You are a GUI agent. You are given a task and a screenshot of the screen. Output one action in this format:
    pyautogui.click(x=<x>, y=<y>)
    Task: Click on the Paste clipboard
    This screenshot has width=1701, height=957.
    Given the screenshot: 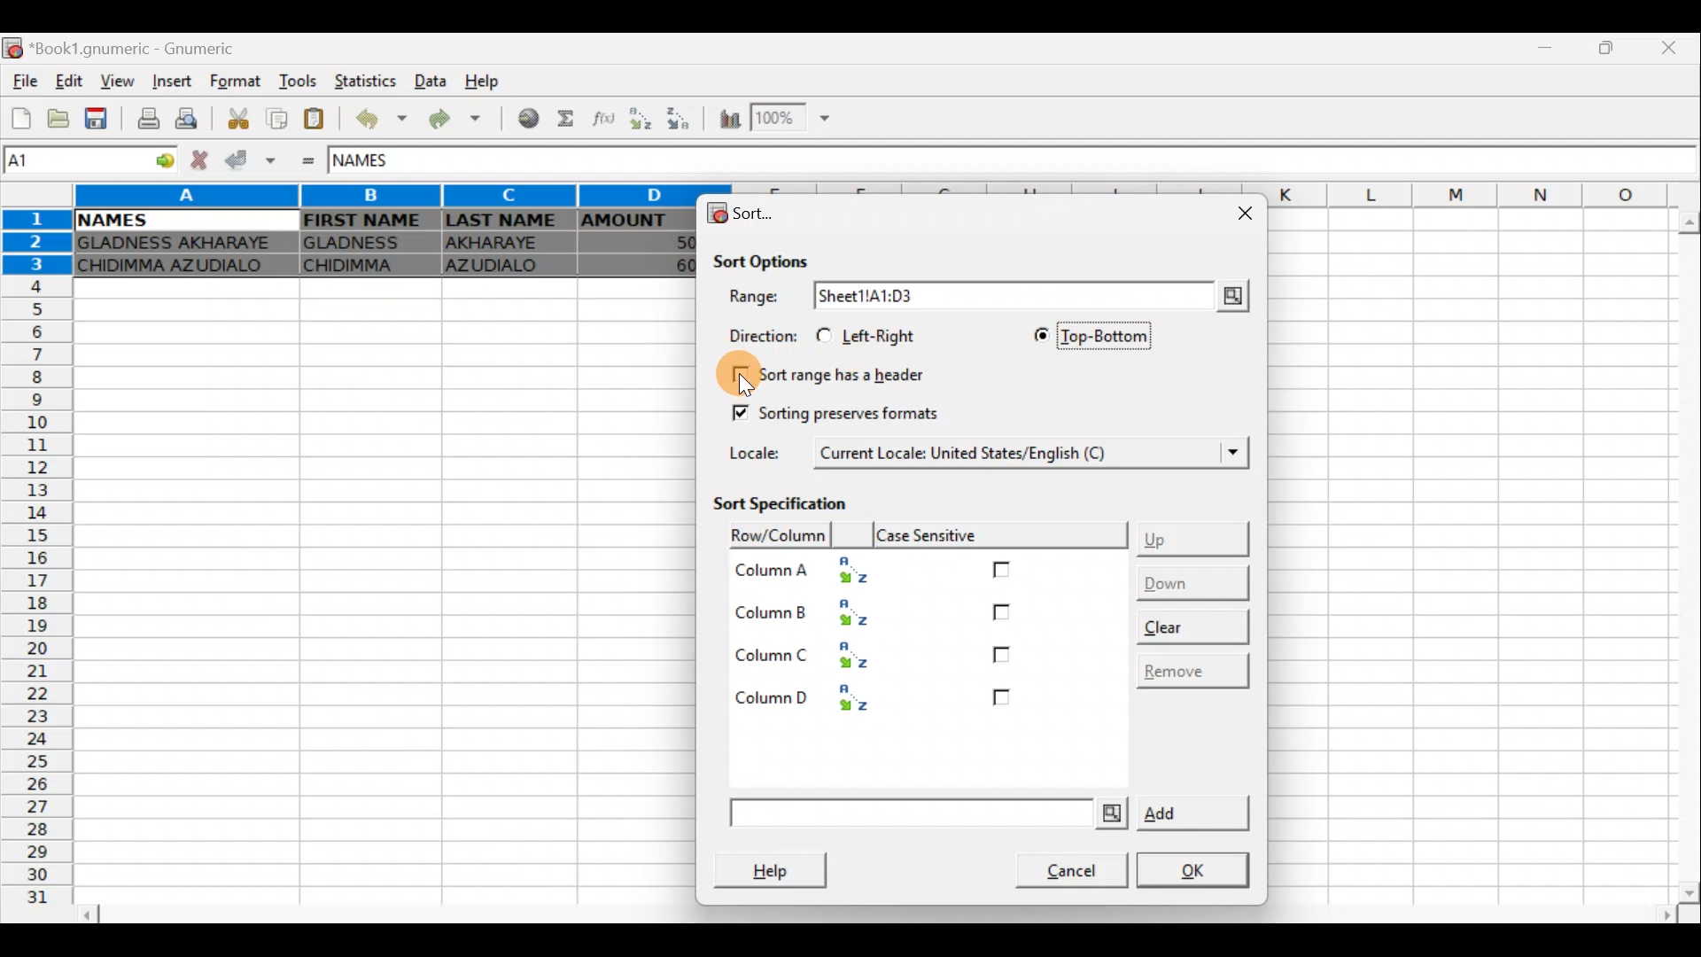 What is the action you would take?
    pyautogui.click(x=314, y=121)
    